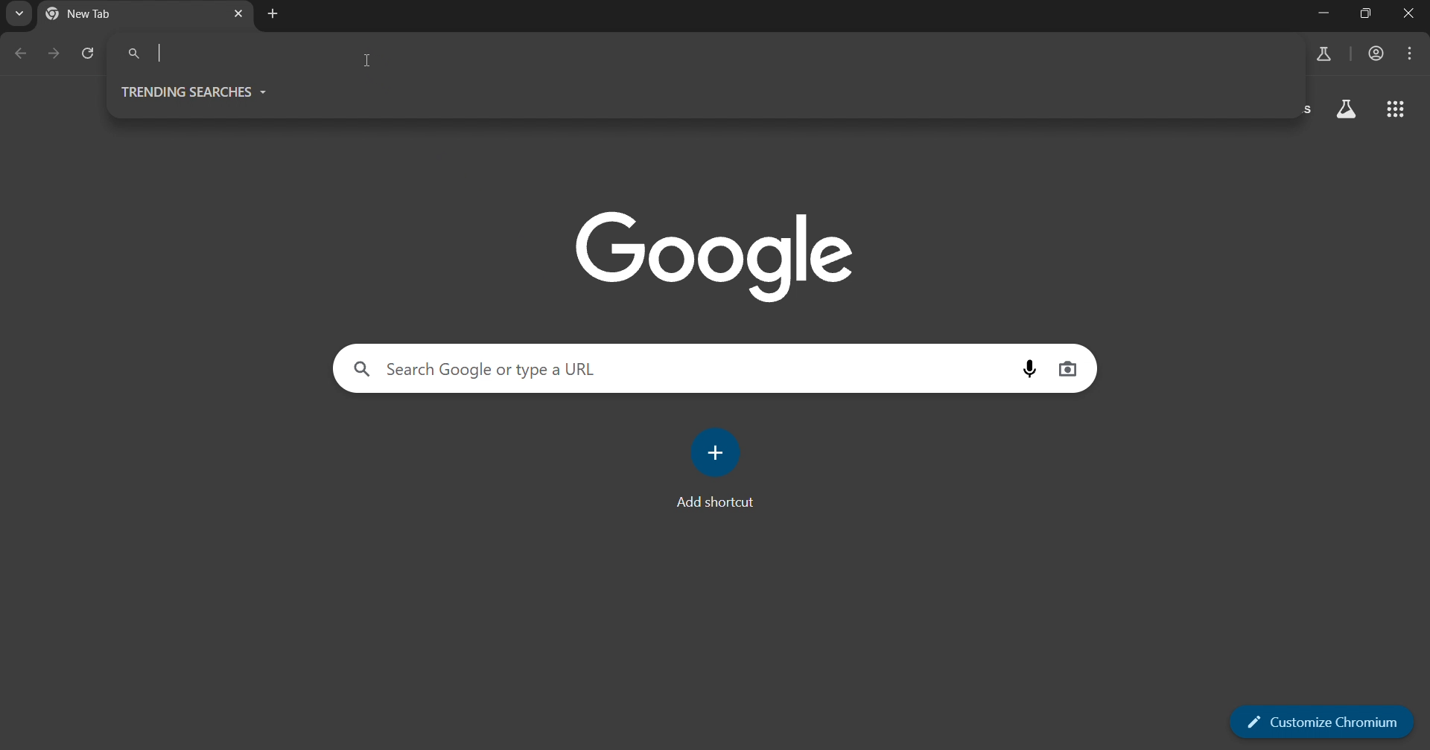 Image resolution: width=1430 pixels, height=750 pixels. Describe the element at coordinates (1347, 110) in the screenshot. I see `google apps` at that location.